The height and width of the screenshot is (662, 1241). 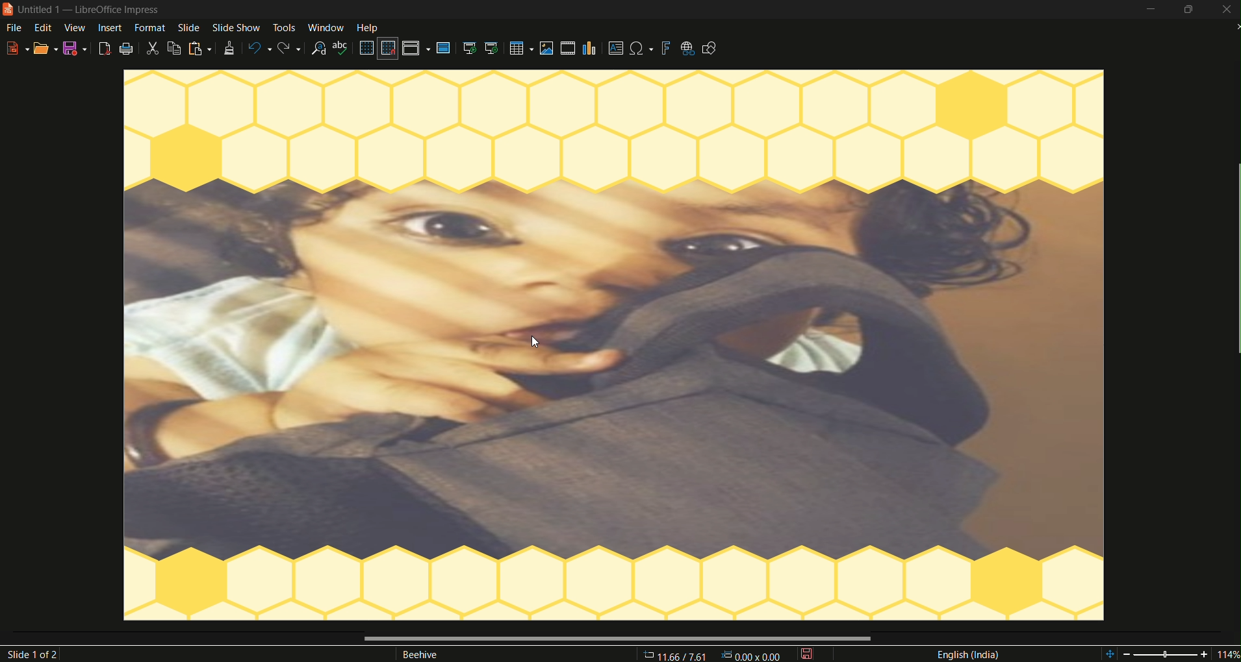 What do you see at coordinates (1151, 10) in the screenshot?
I see `minimize` at bounding box center [1151, 10].